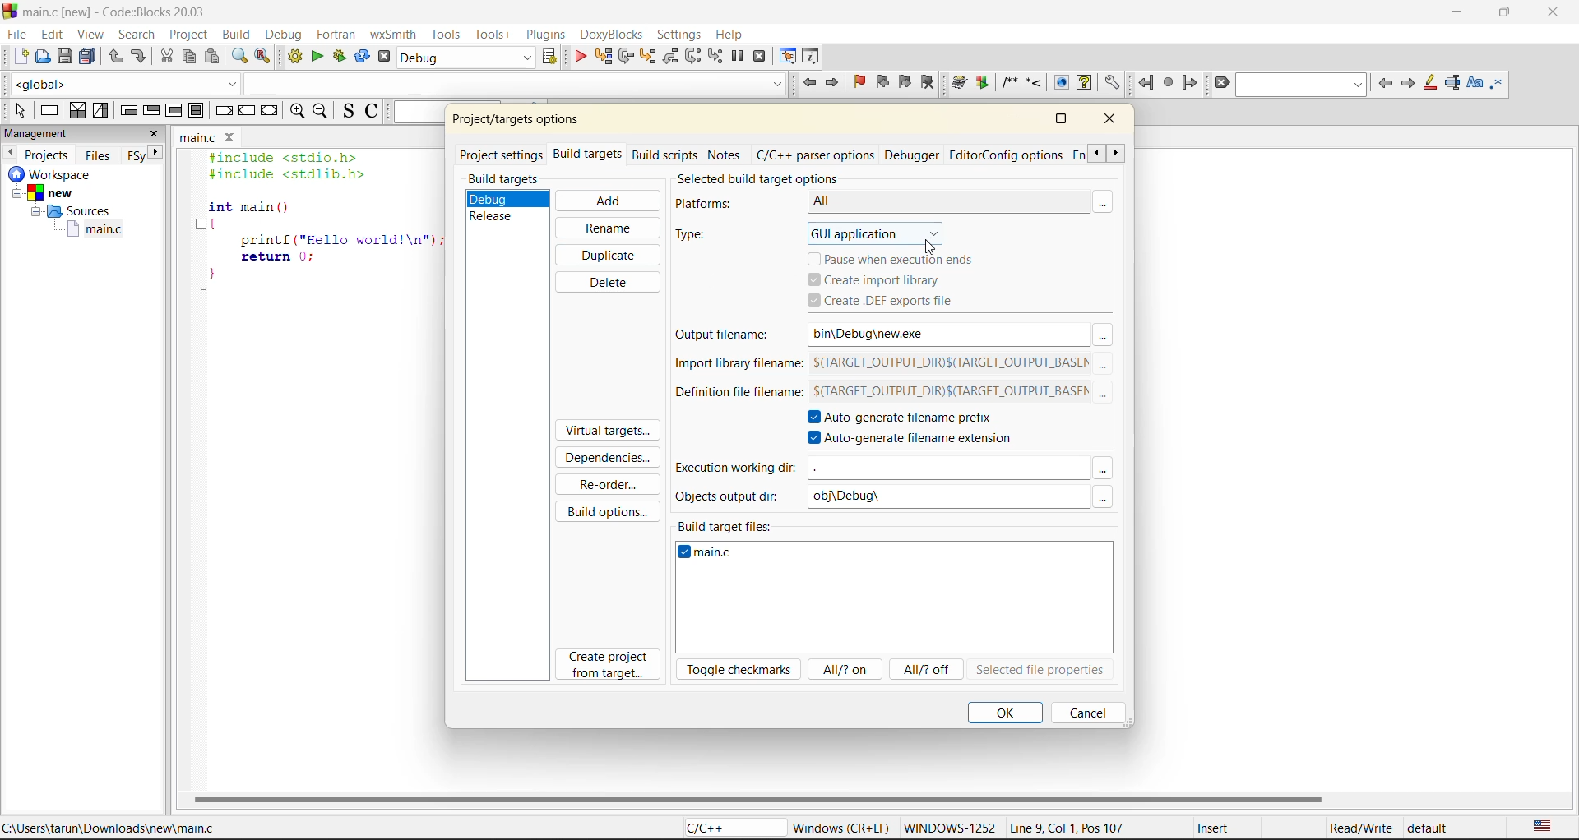 The width and height of the screenshot is (1579, 840). What do you see at coordinates (606, 432) in the screenshot?
I see `virtual targets` at bounding box center [606, 432].